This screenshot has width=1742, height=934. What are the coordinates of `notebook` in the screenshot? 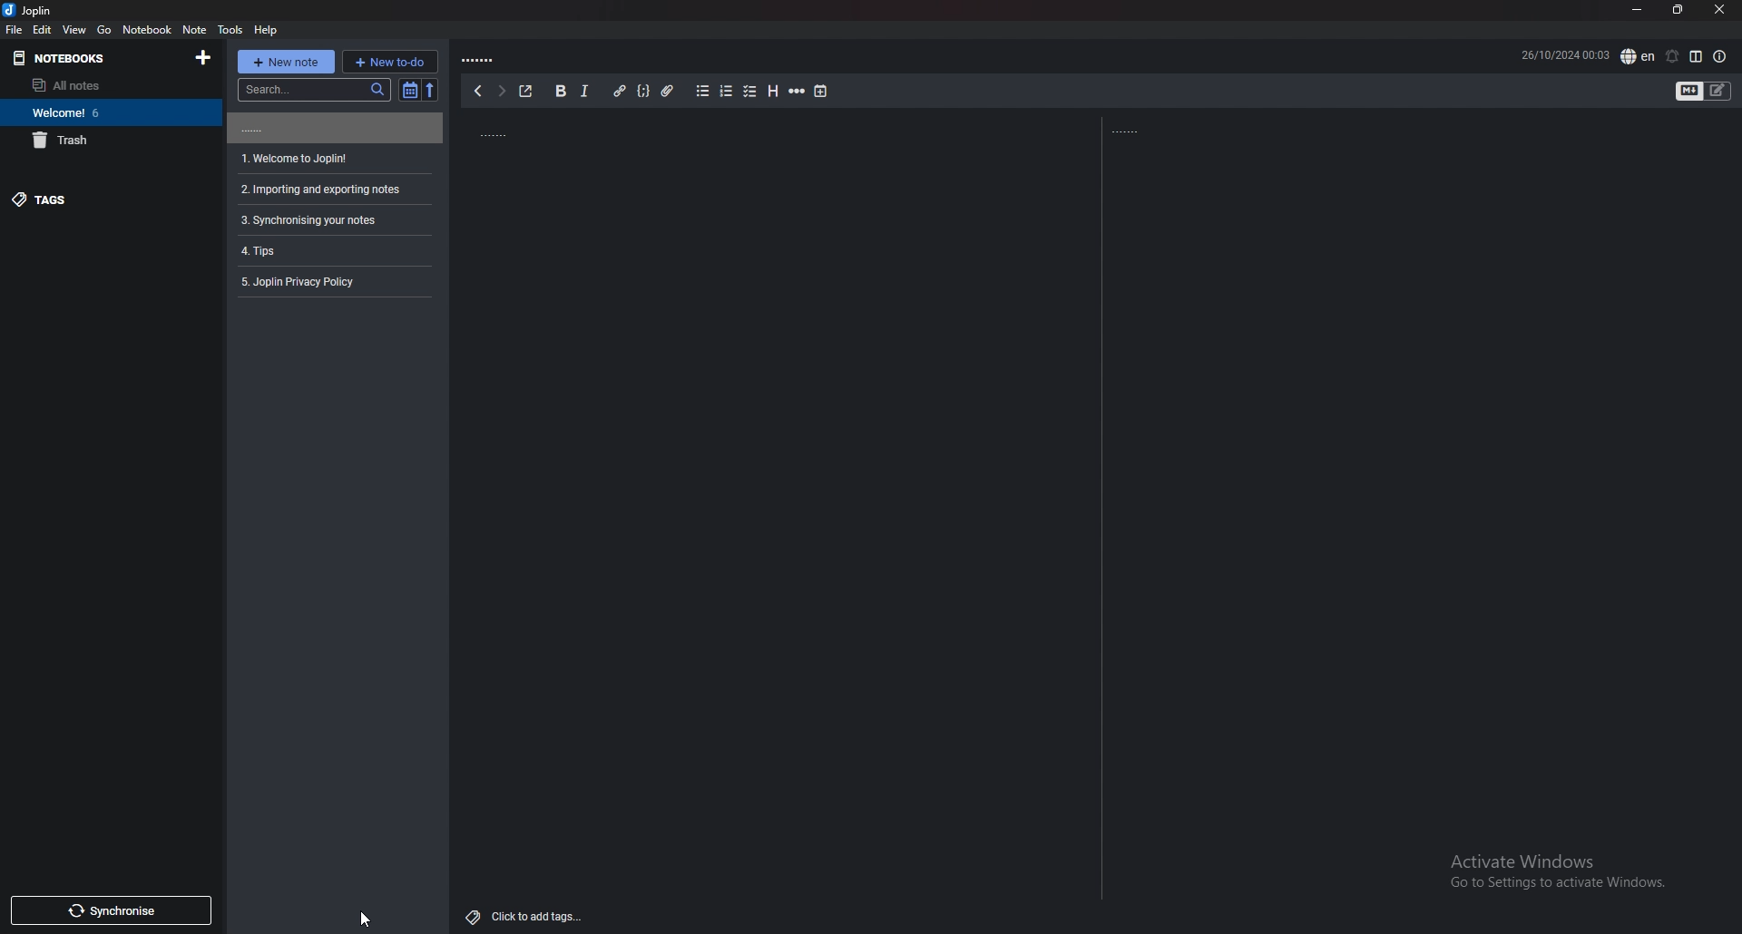 It's located at (146, 29).